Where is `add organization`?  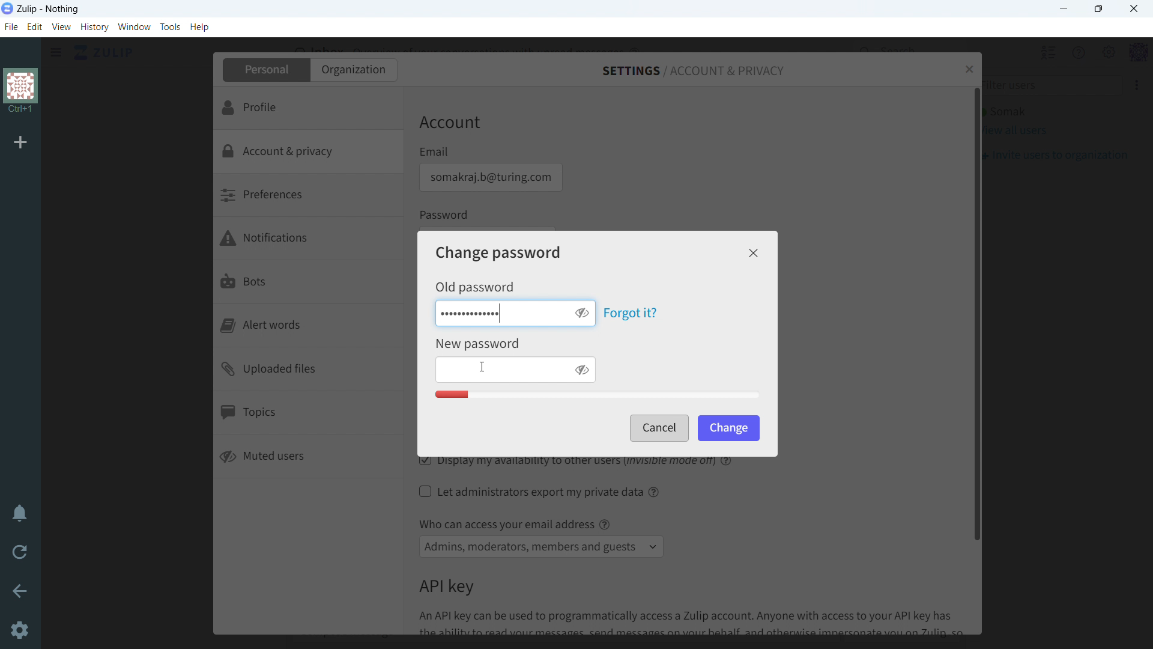 add organization is located at coordinates (20, 141).